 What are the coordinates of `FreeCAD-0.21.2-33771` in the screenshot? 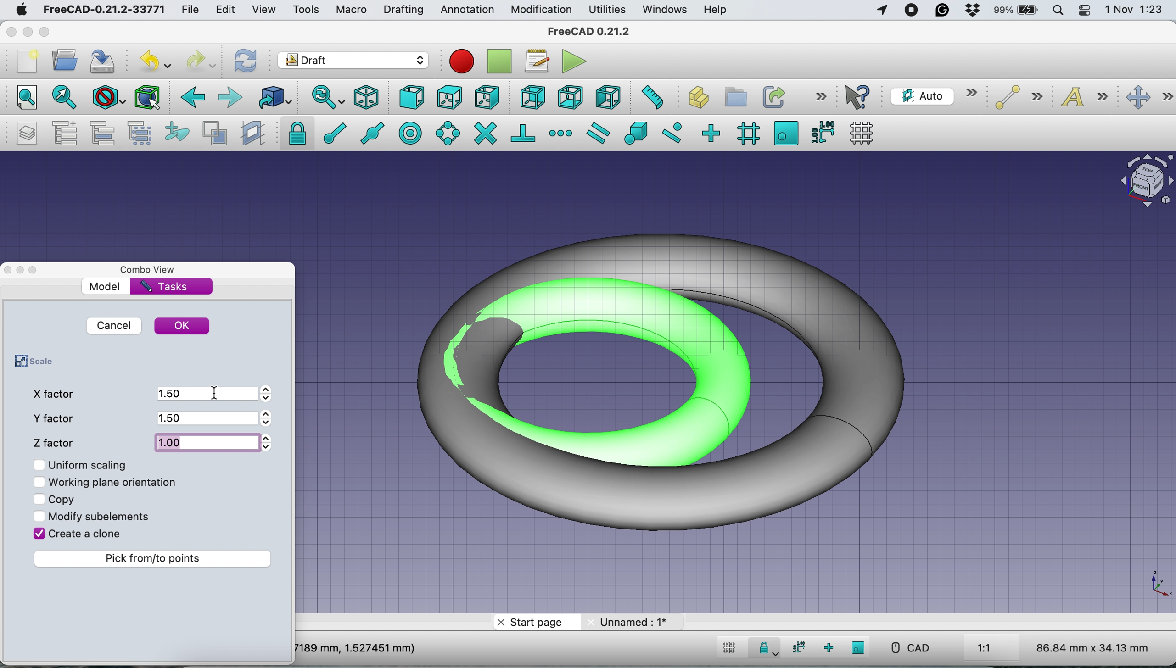 It's located at (105, 9).